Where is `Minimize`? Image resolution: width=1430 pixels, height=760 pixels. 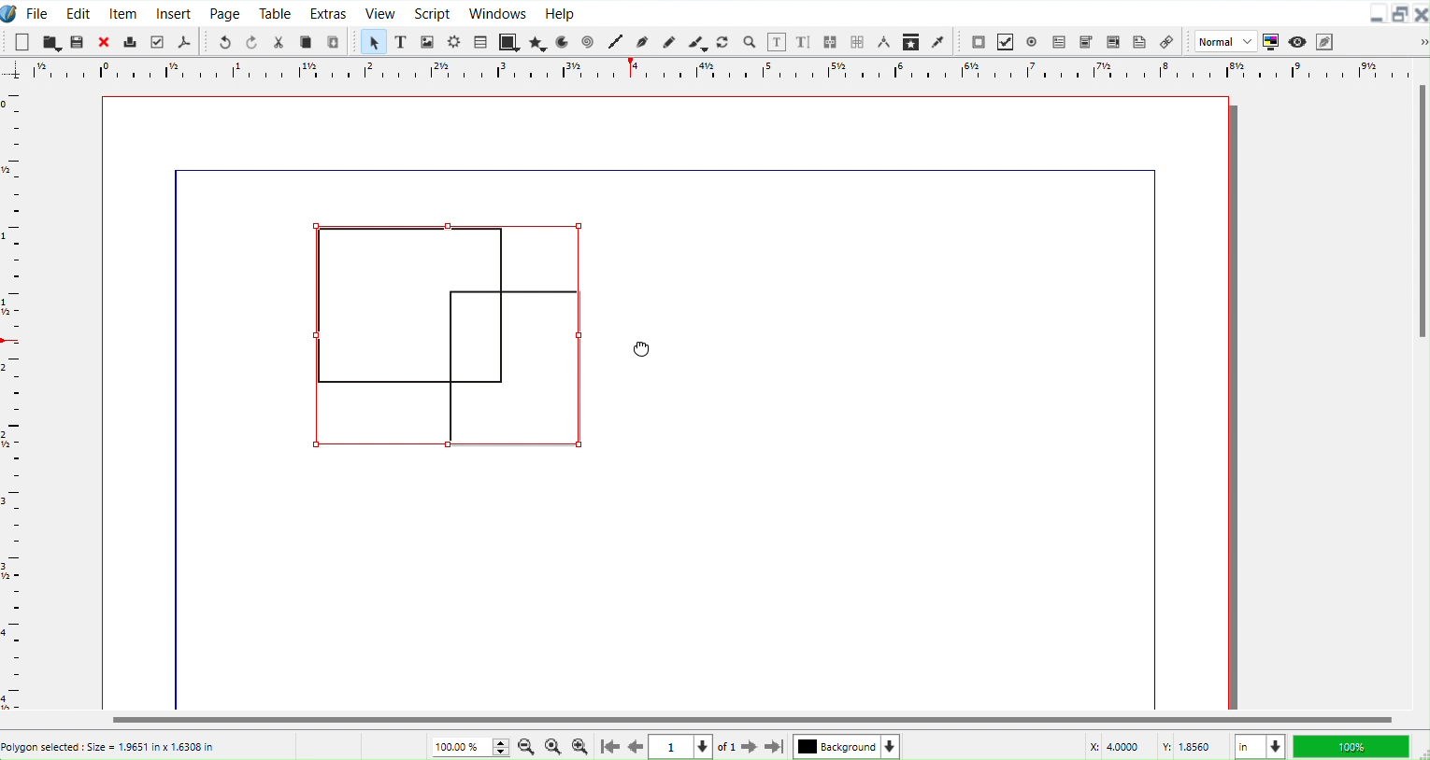
Minimize is located at coordinates (1378, 12).